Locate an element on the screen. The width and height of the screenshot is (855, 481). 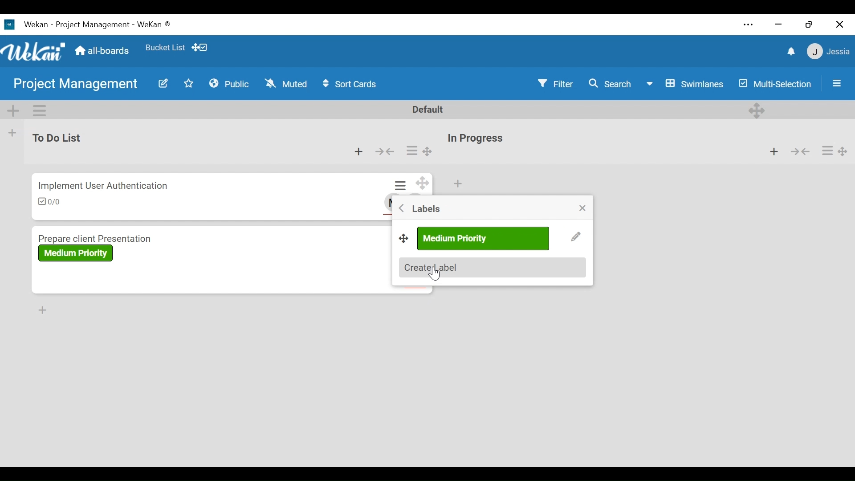
List Name is located at coordinates (55, 138).